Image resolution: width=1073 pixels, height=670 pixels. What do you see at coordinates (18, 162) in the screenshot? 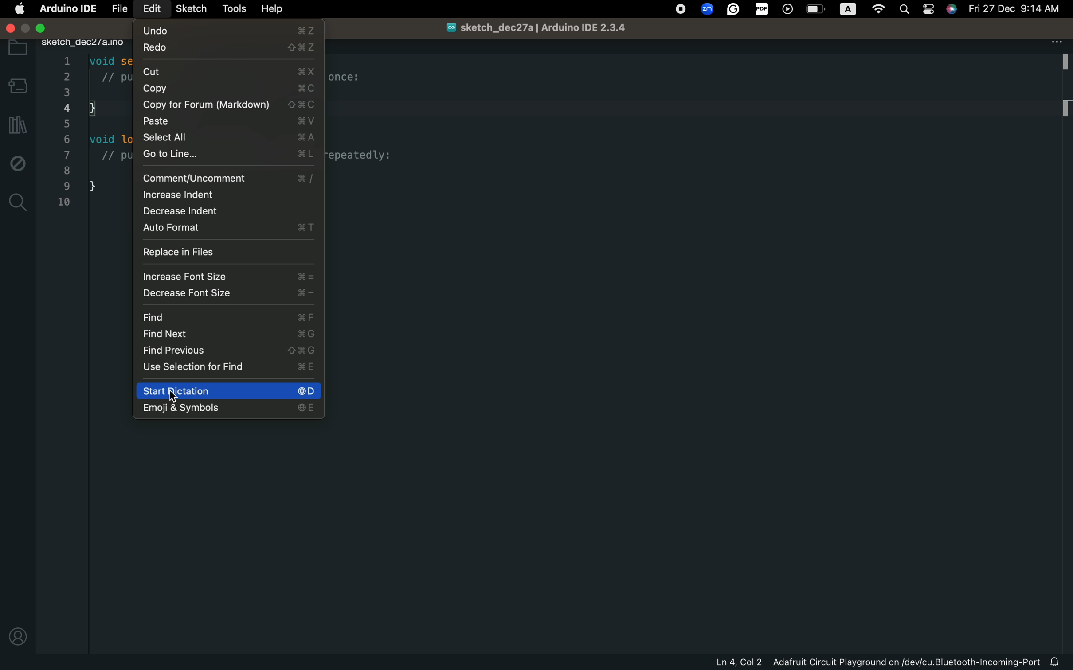
I see `debug` at bounding box center [18, 162].